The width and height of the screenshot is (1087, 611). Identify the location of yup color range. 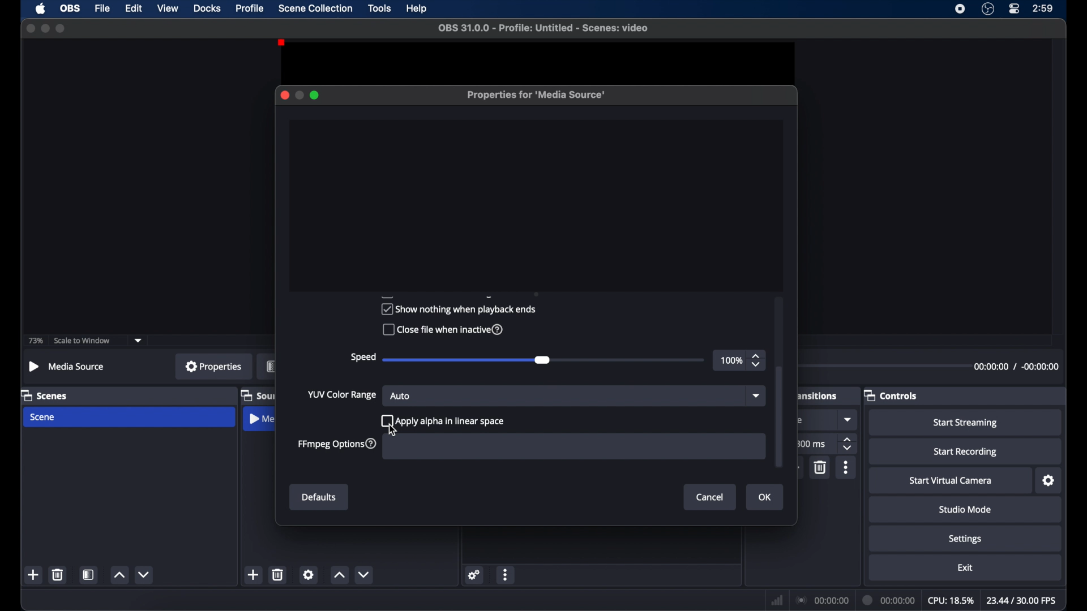
(342, 395).